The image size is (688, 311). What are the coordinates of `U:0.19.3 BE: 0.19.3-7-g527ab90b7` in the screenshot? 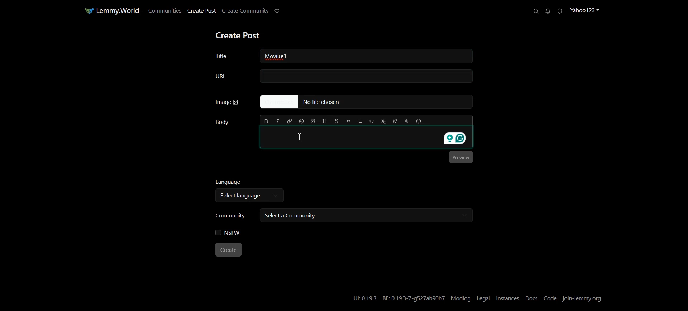 It's located at (397, 298).